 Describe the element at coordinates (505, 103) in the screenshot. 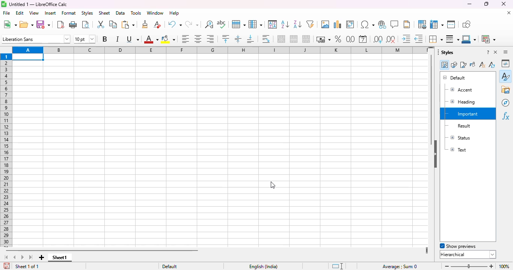

I see `navigator` at that location.